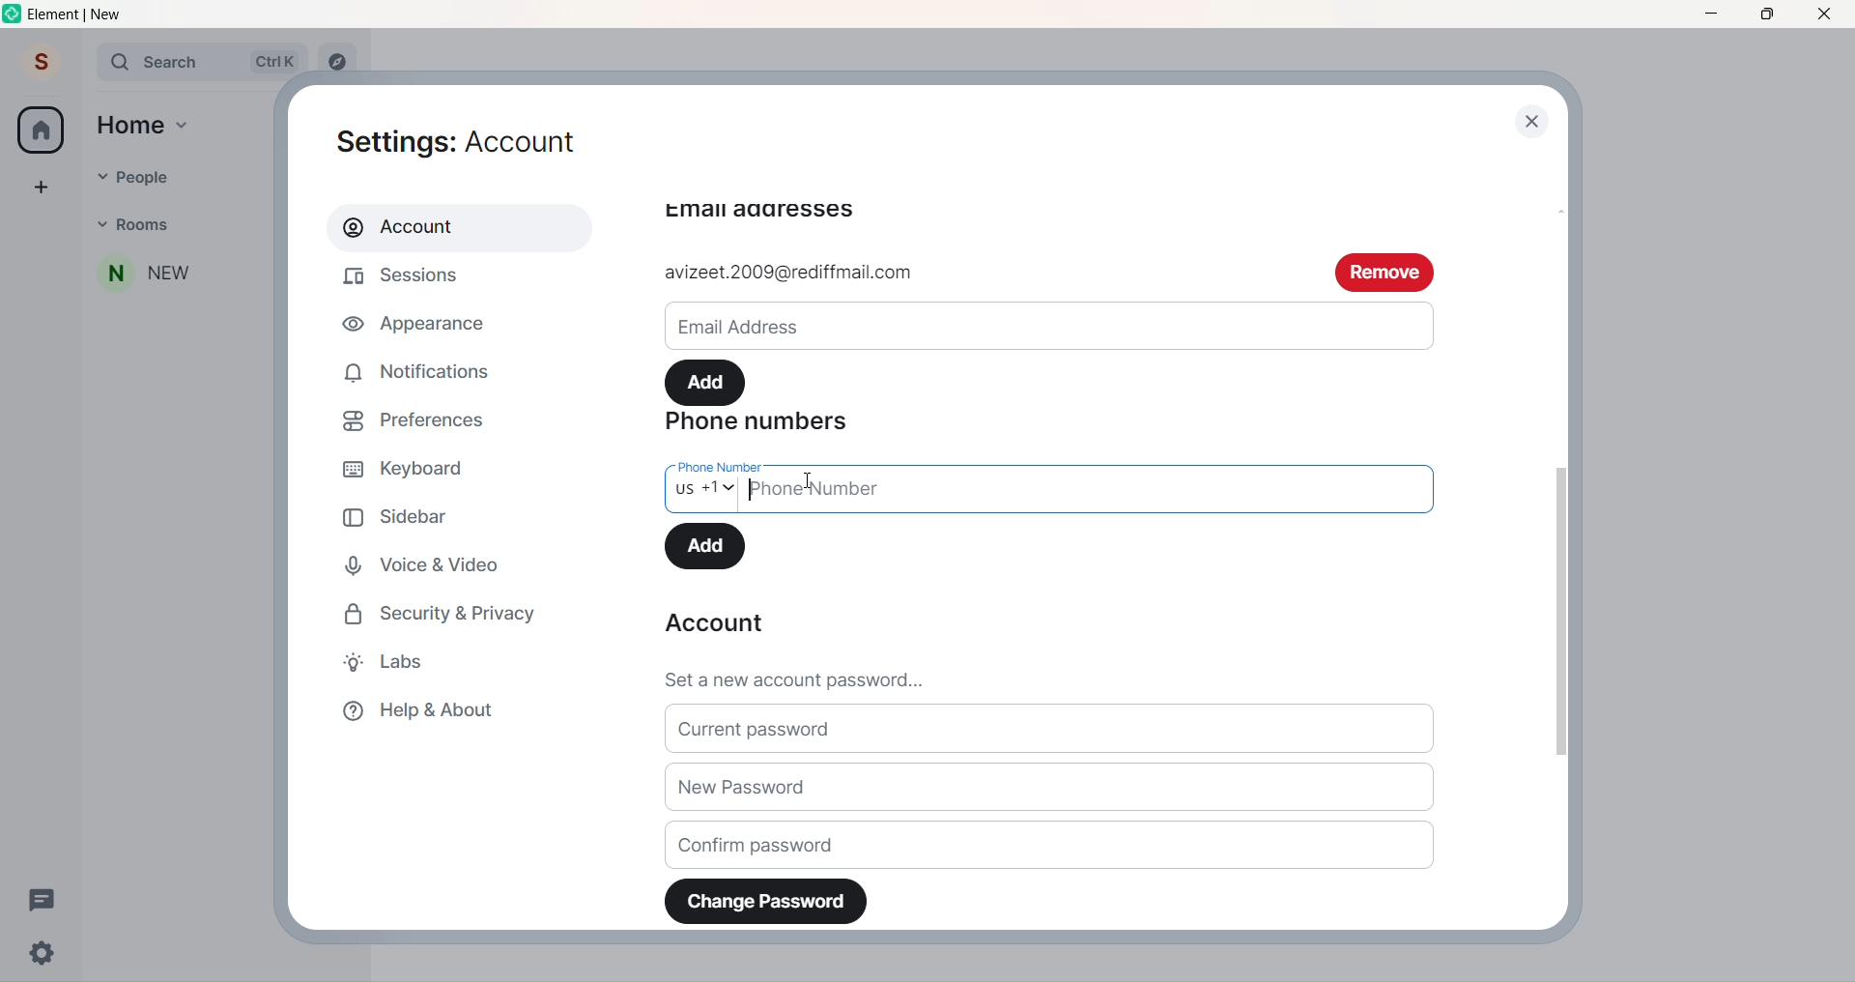 The width and height of the screenshot is (1855, 982). What do you see at coordinates (1826, 14) in the screenshot?
I see `Close` at bounding box center [1826, 14].